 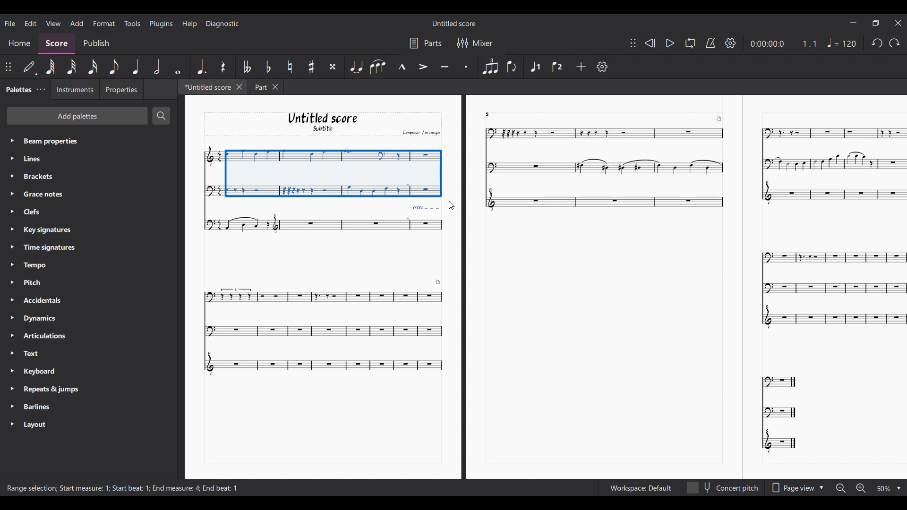 What do you see at coordinates (833, 318) in the screenshot?
I see `` at bounding box center [833, 318].